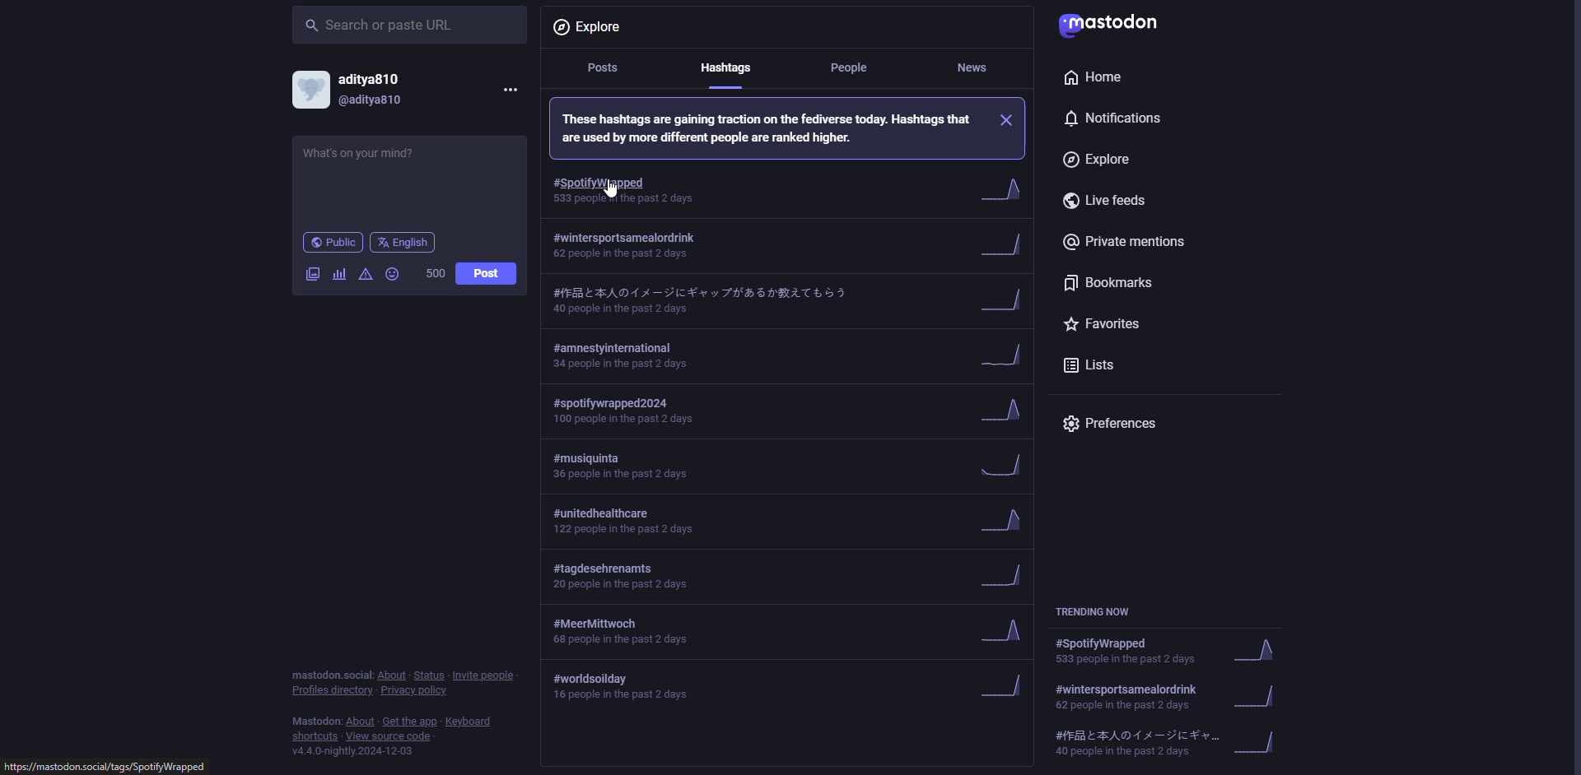 Image resolution: width=1581 pixels, height=775 pixels. I want to click on search, so click(386, 26).